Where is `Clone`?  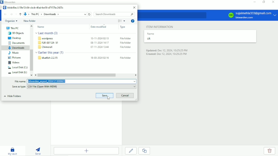
Clone is located at coordinates (144, 151).